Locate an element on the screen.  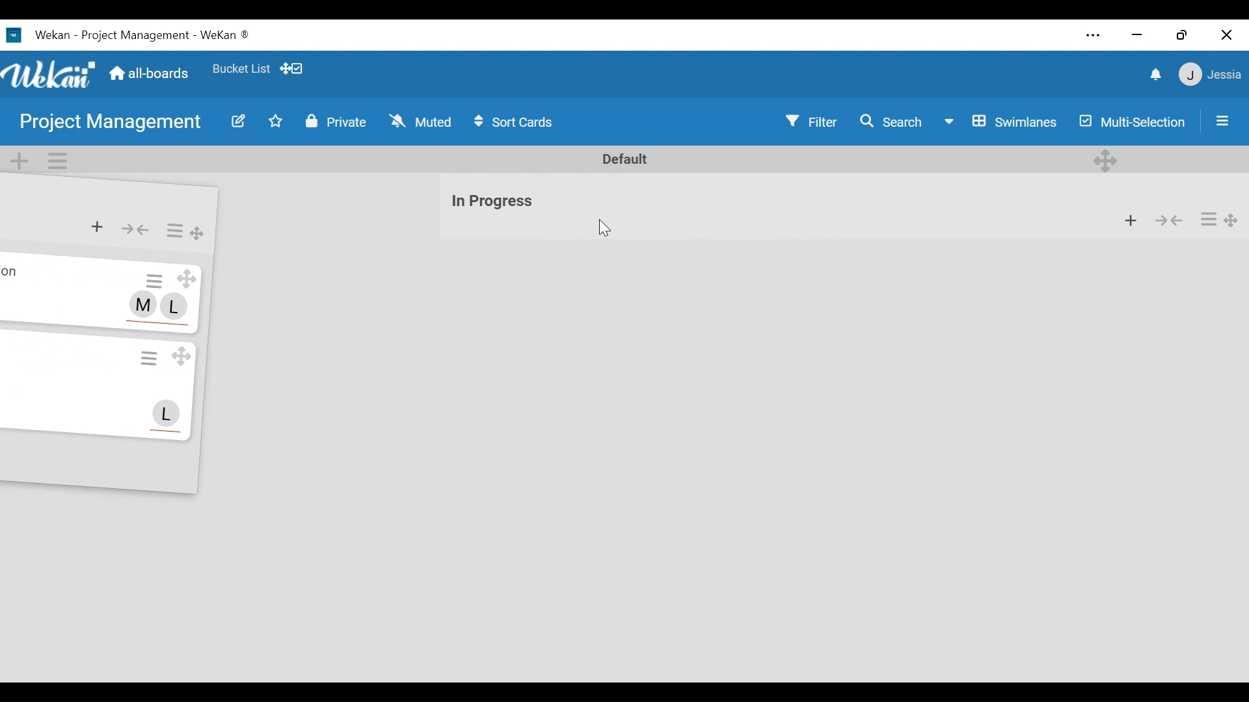
Multi-Selection is located at coordinates (1131, 122).